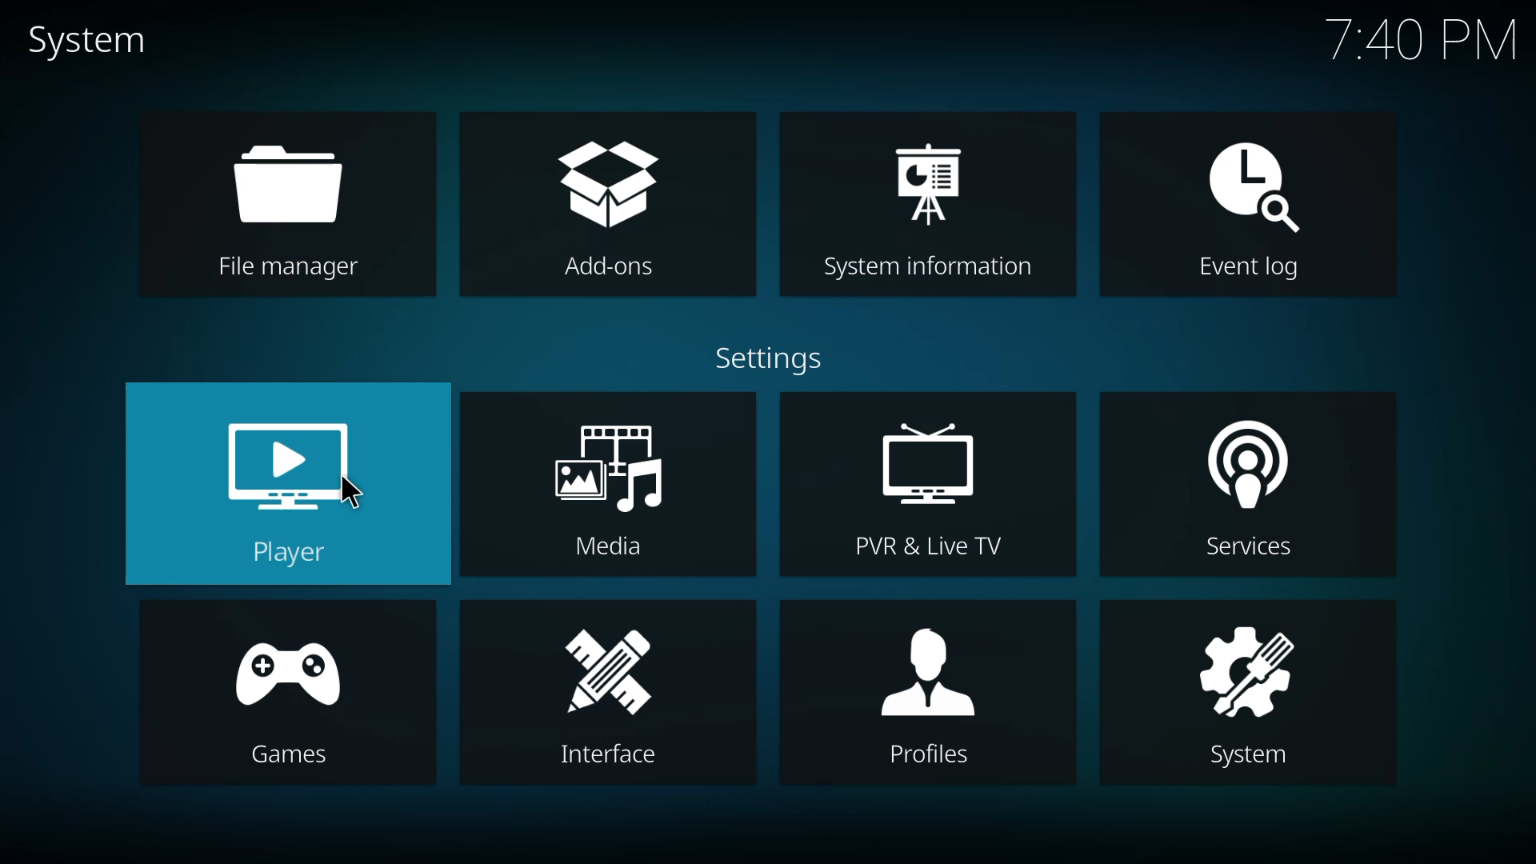 The width and height of the screenshot is (1536, 864). I want to click on time, so click(1424, 40).